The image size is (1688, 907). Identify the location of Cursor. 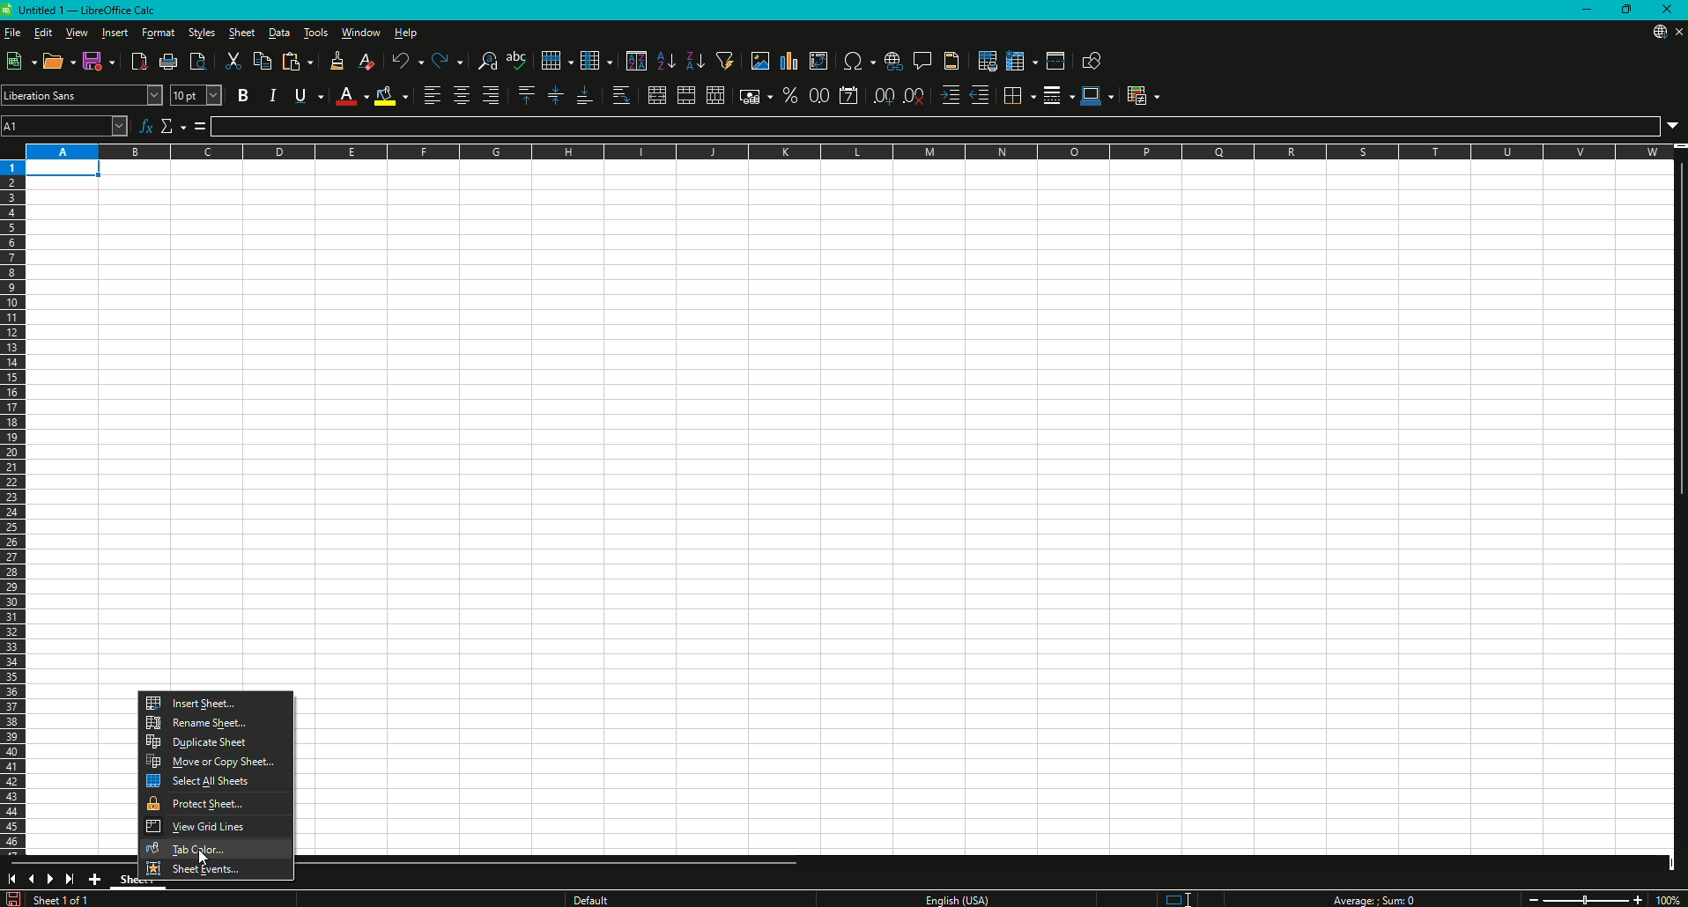
(204, 857).